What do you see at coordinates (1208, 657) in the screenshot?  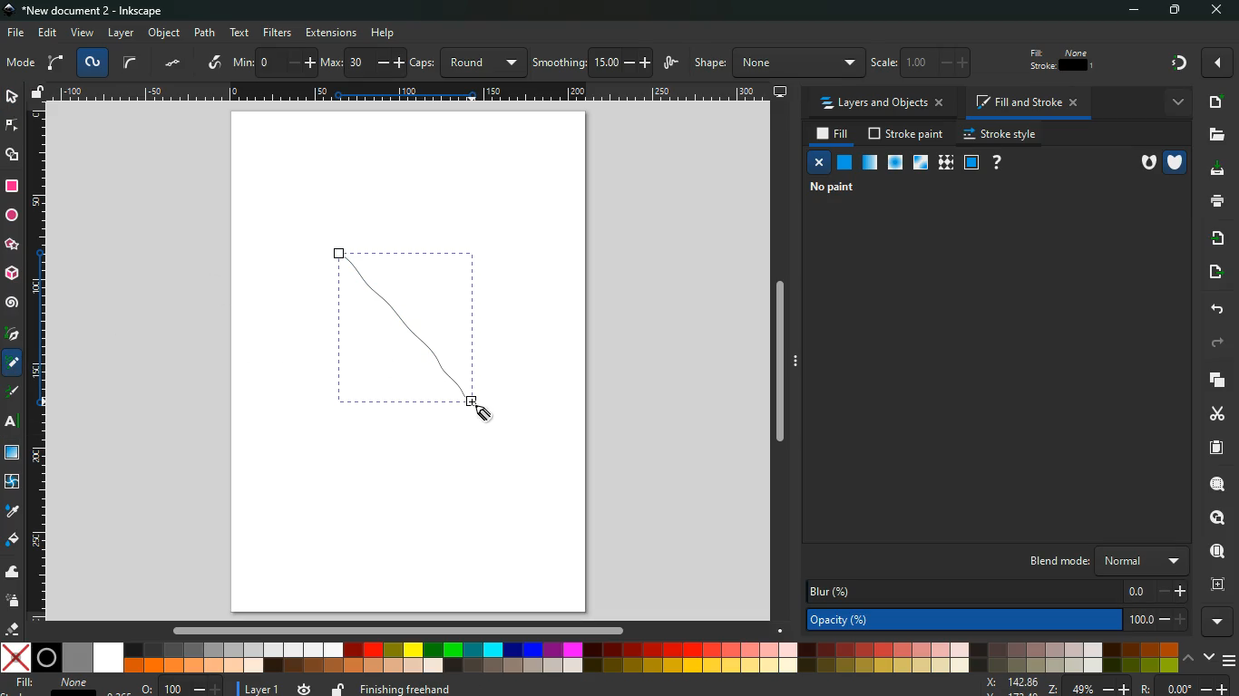 I see `down` at bounding box center [1208, 657].